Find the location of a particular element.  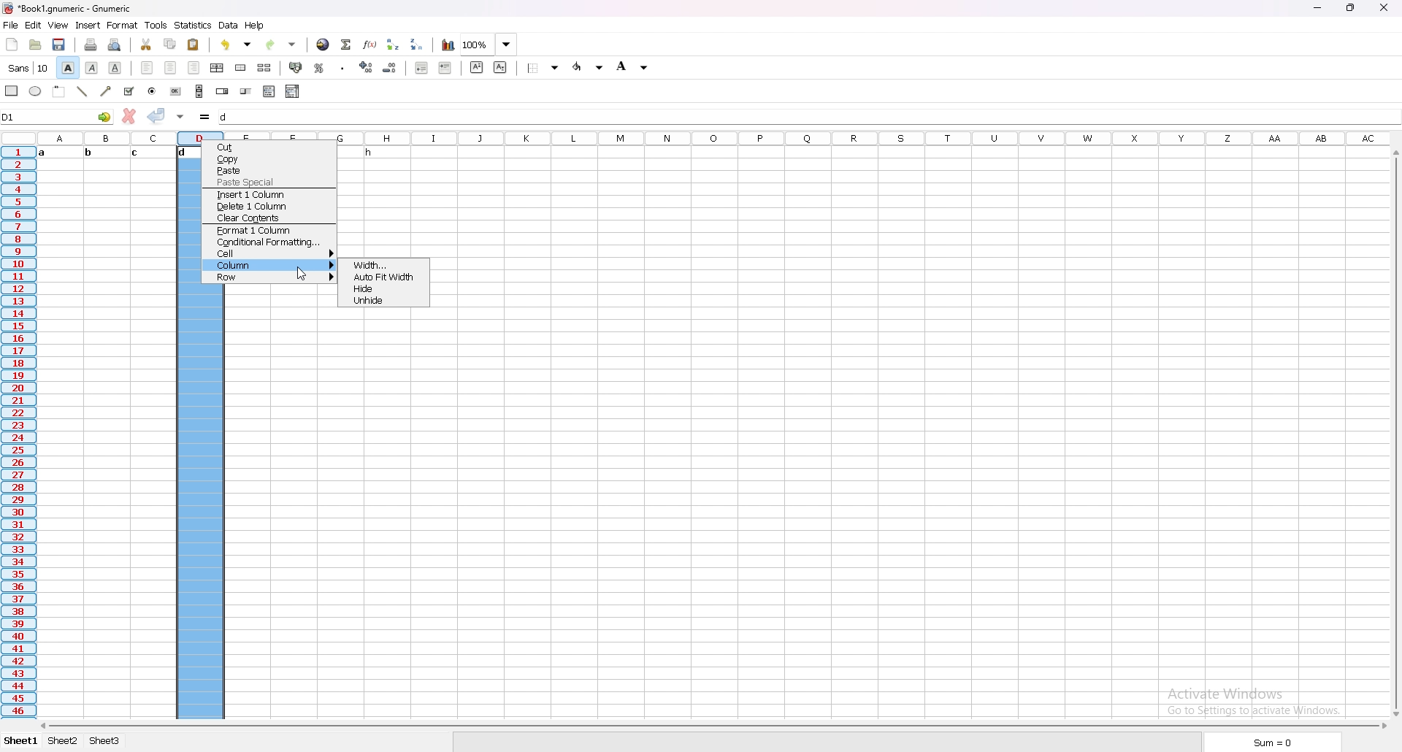

function is located at coordinates (369, 45).